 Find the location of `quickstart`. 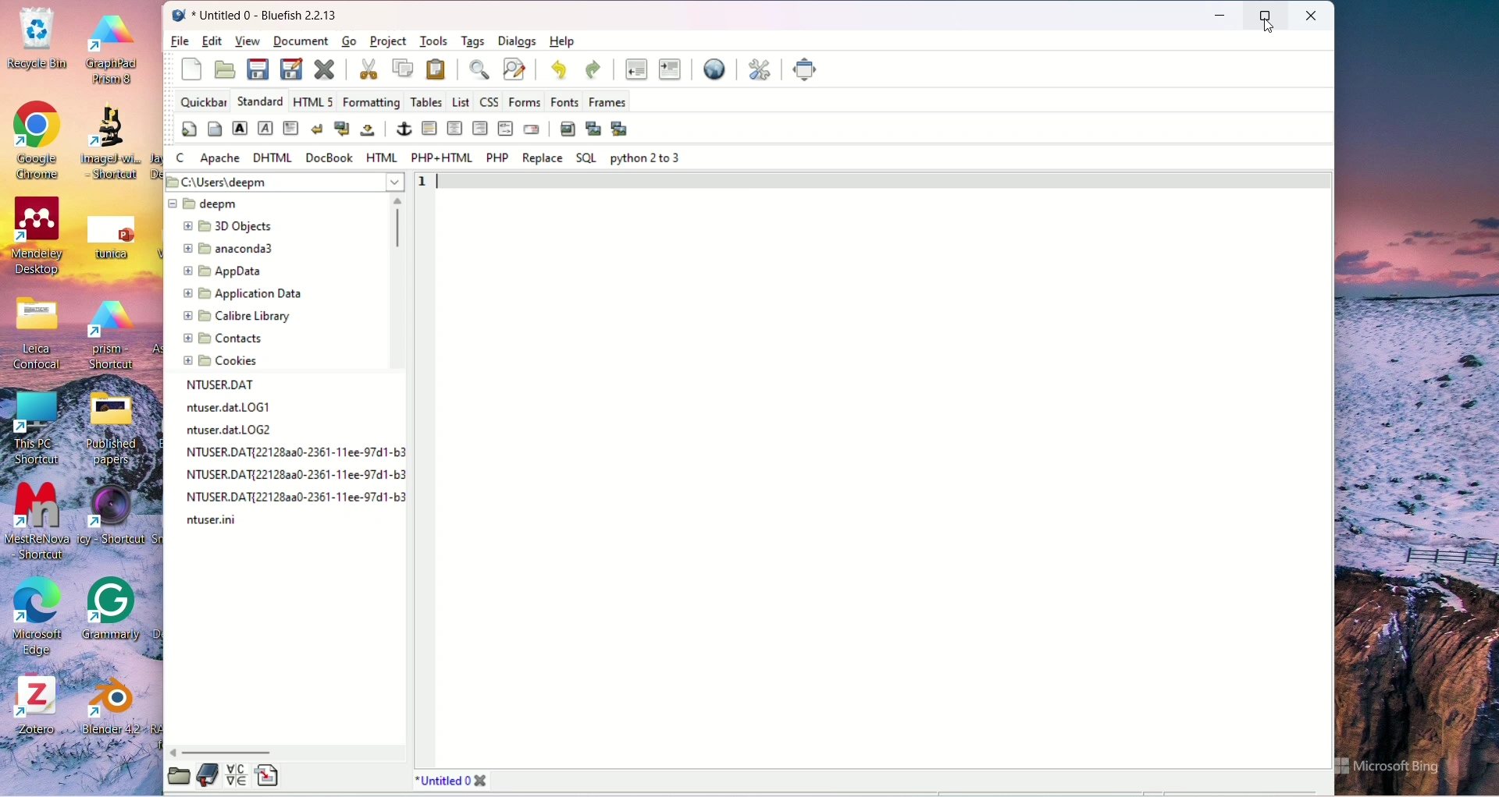

quickstart is located at coordinates (190, 129).